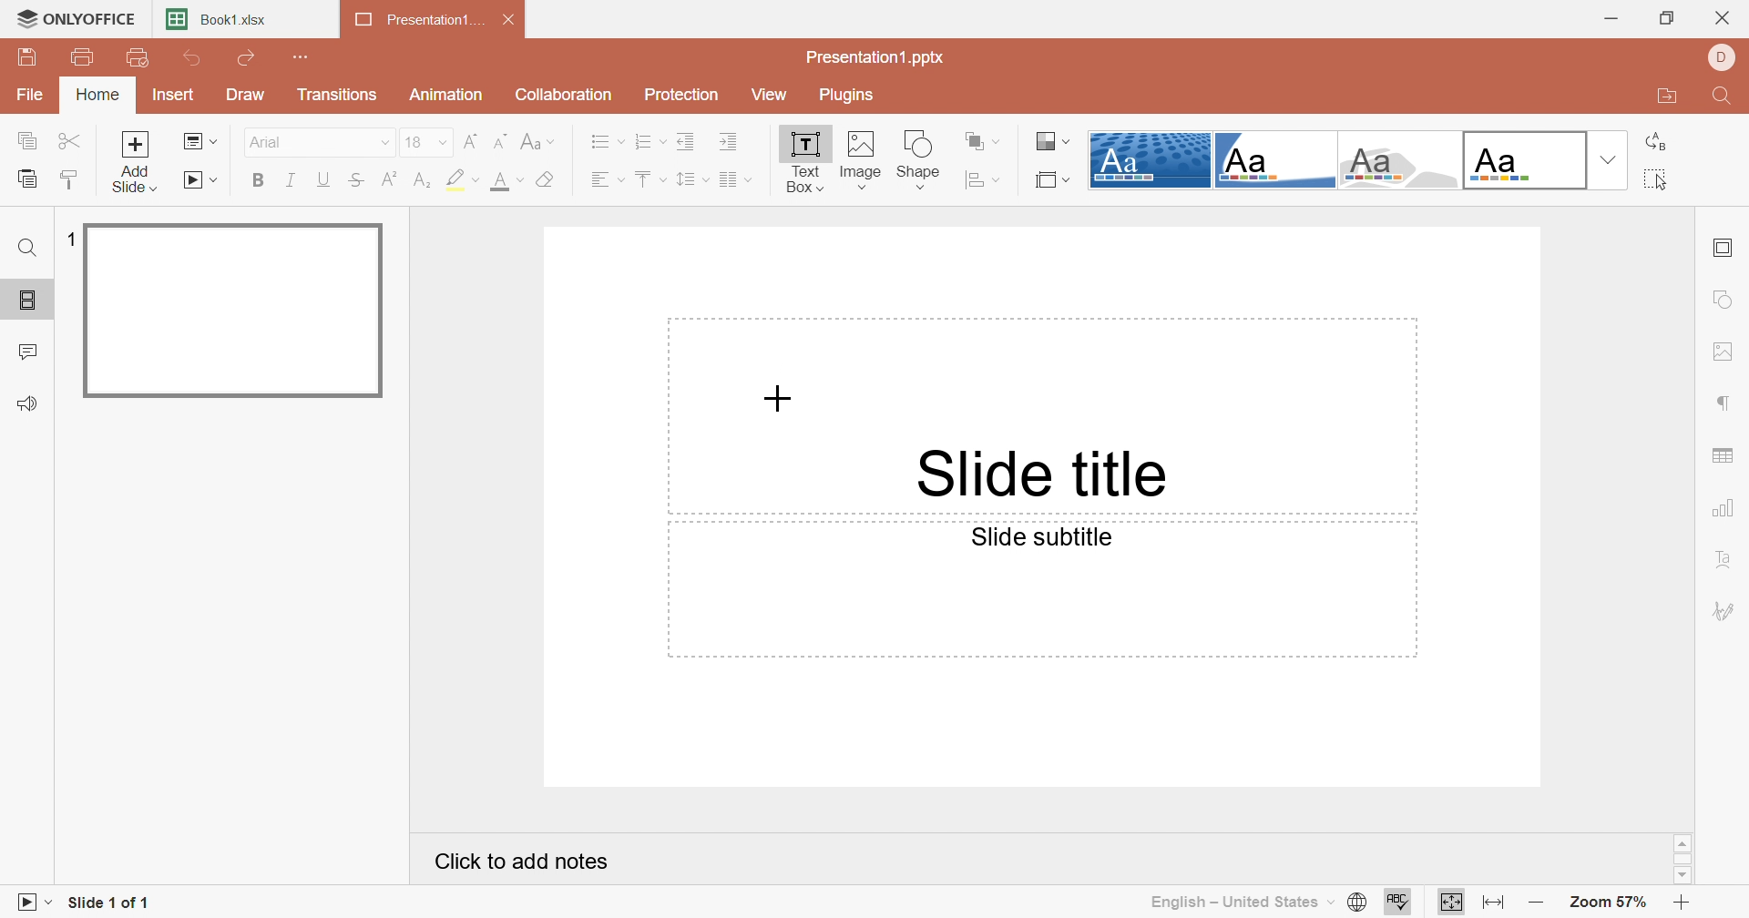 This screenshot has width=1749, height=918. I want to click on Cut, so click(69, 141).